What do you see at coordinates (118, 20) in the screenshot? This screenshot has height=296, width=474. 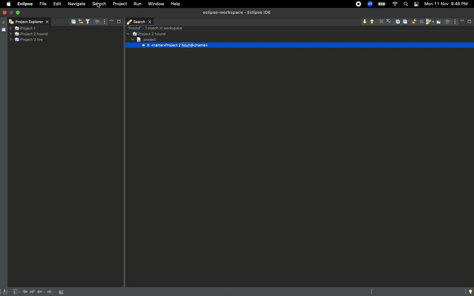 I see `maximise` at bounding box center [118, 20].